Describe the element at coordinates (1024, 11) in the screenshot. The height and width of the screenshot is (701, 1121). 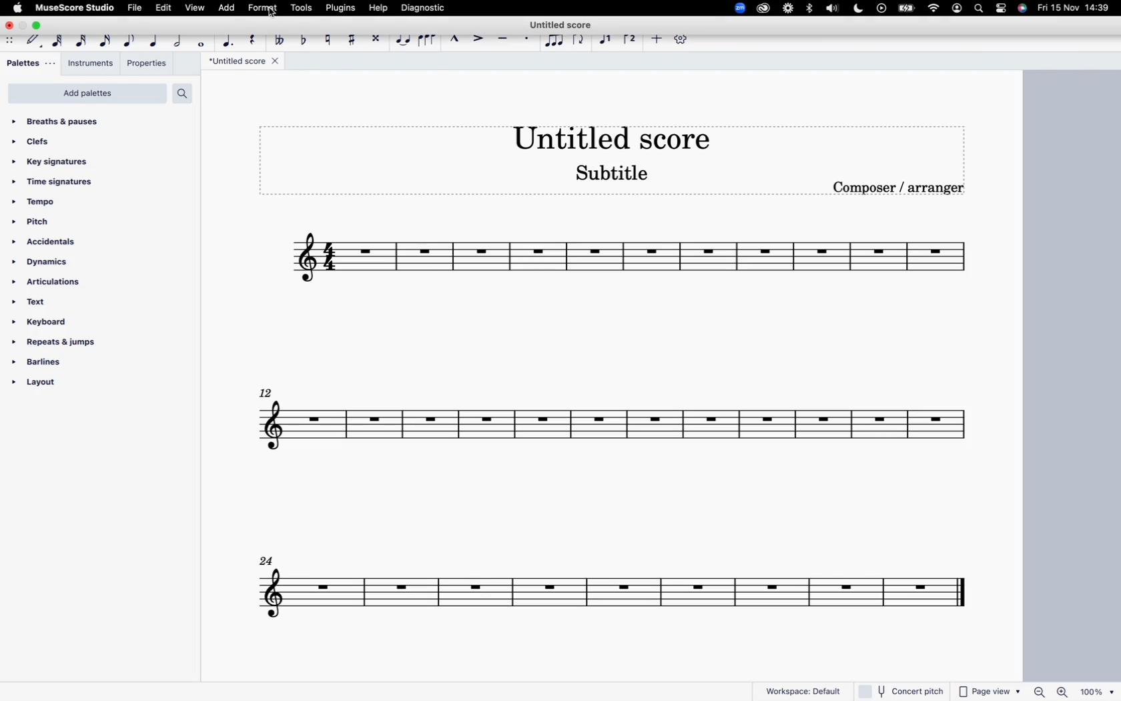
I see `siri` at that location.